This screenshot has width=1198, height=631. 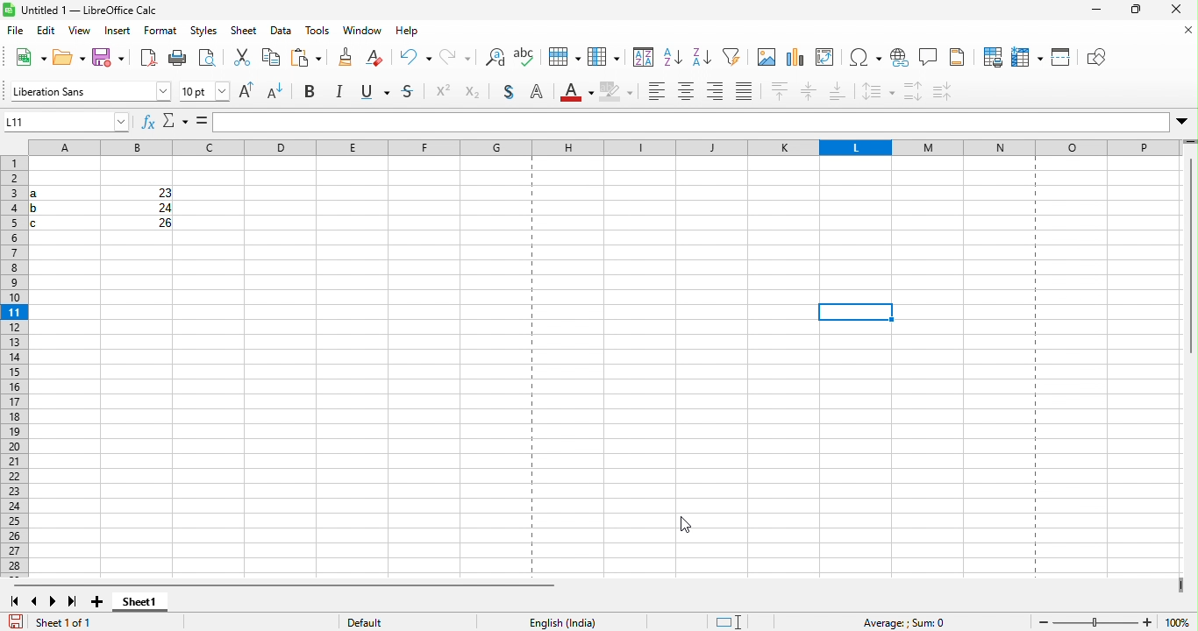 I want to click on chat, so click(x=763, y=59).